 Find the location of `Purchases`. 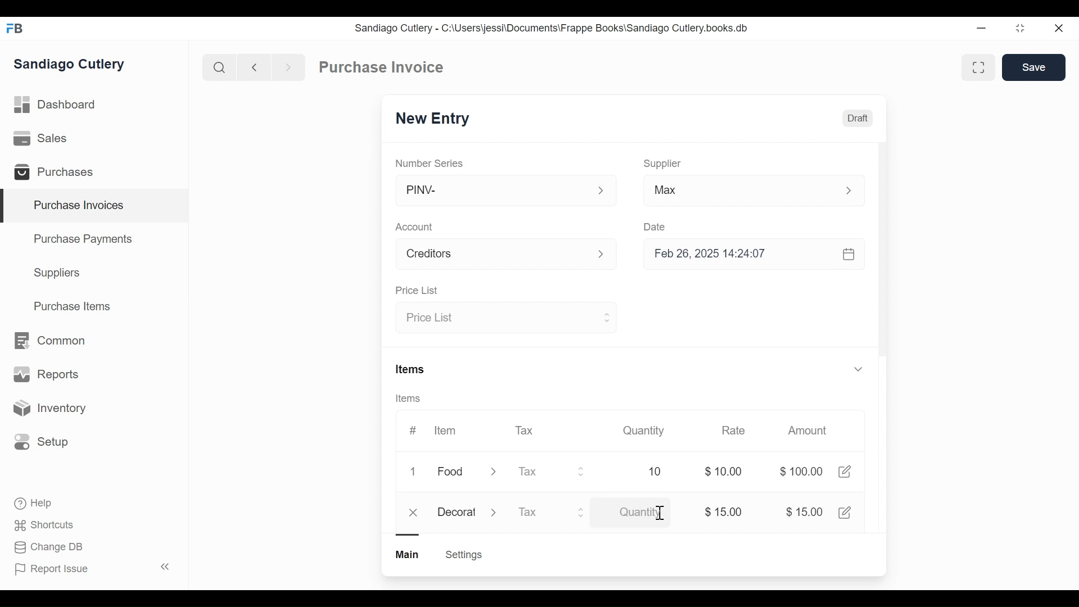

Purchases is located at coordinates (58, 174).